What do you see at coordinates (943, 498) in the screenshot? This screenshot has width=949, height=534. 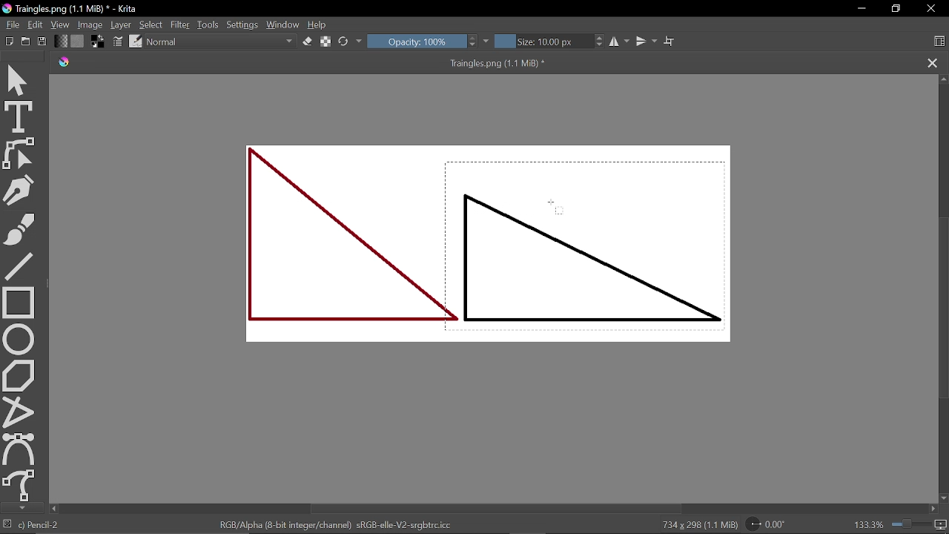 I see `Move down` at bounding box center [943, 498].